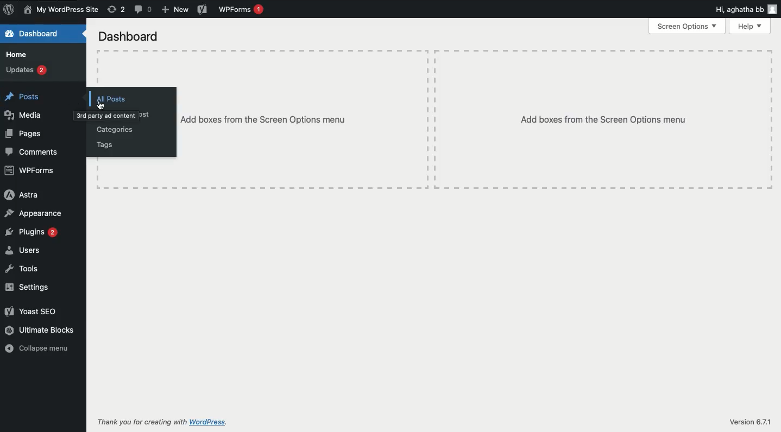 This screenshot has width=781, height=432. I want to click on Home, so click(16, 55).